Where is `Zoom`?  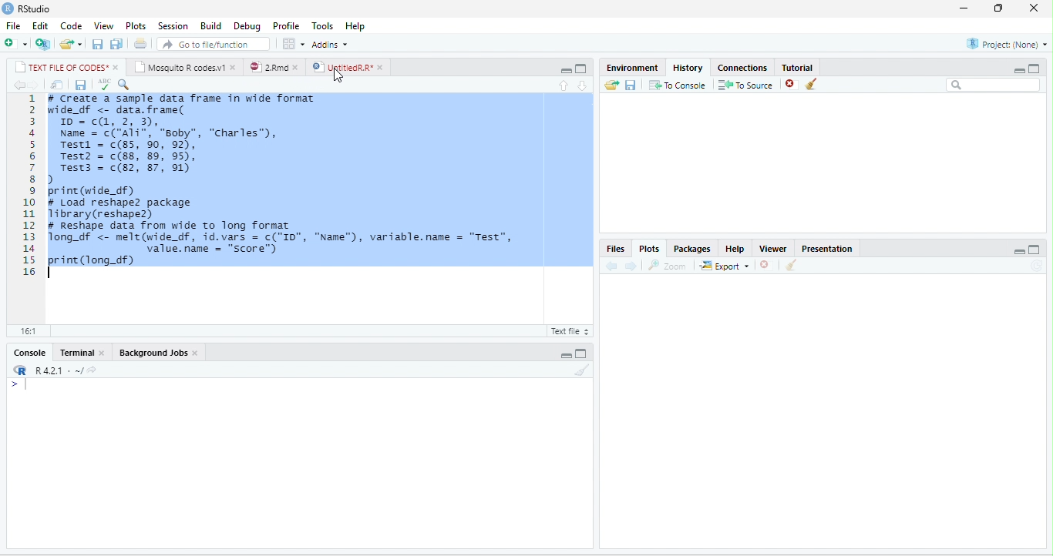 Zoom is located at coordinates (668, 266).